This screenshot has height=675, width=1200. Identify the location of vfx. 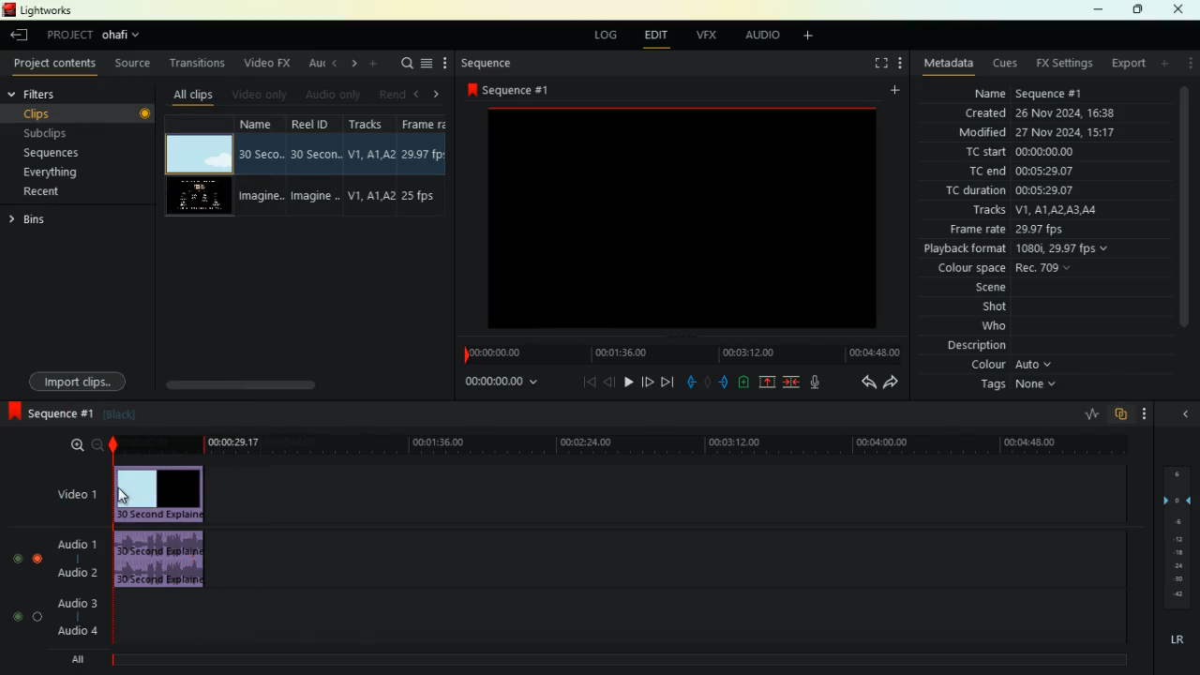
(711, 35).